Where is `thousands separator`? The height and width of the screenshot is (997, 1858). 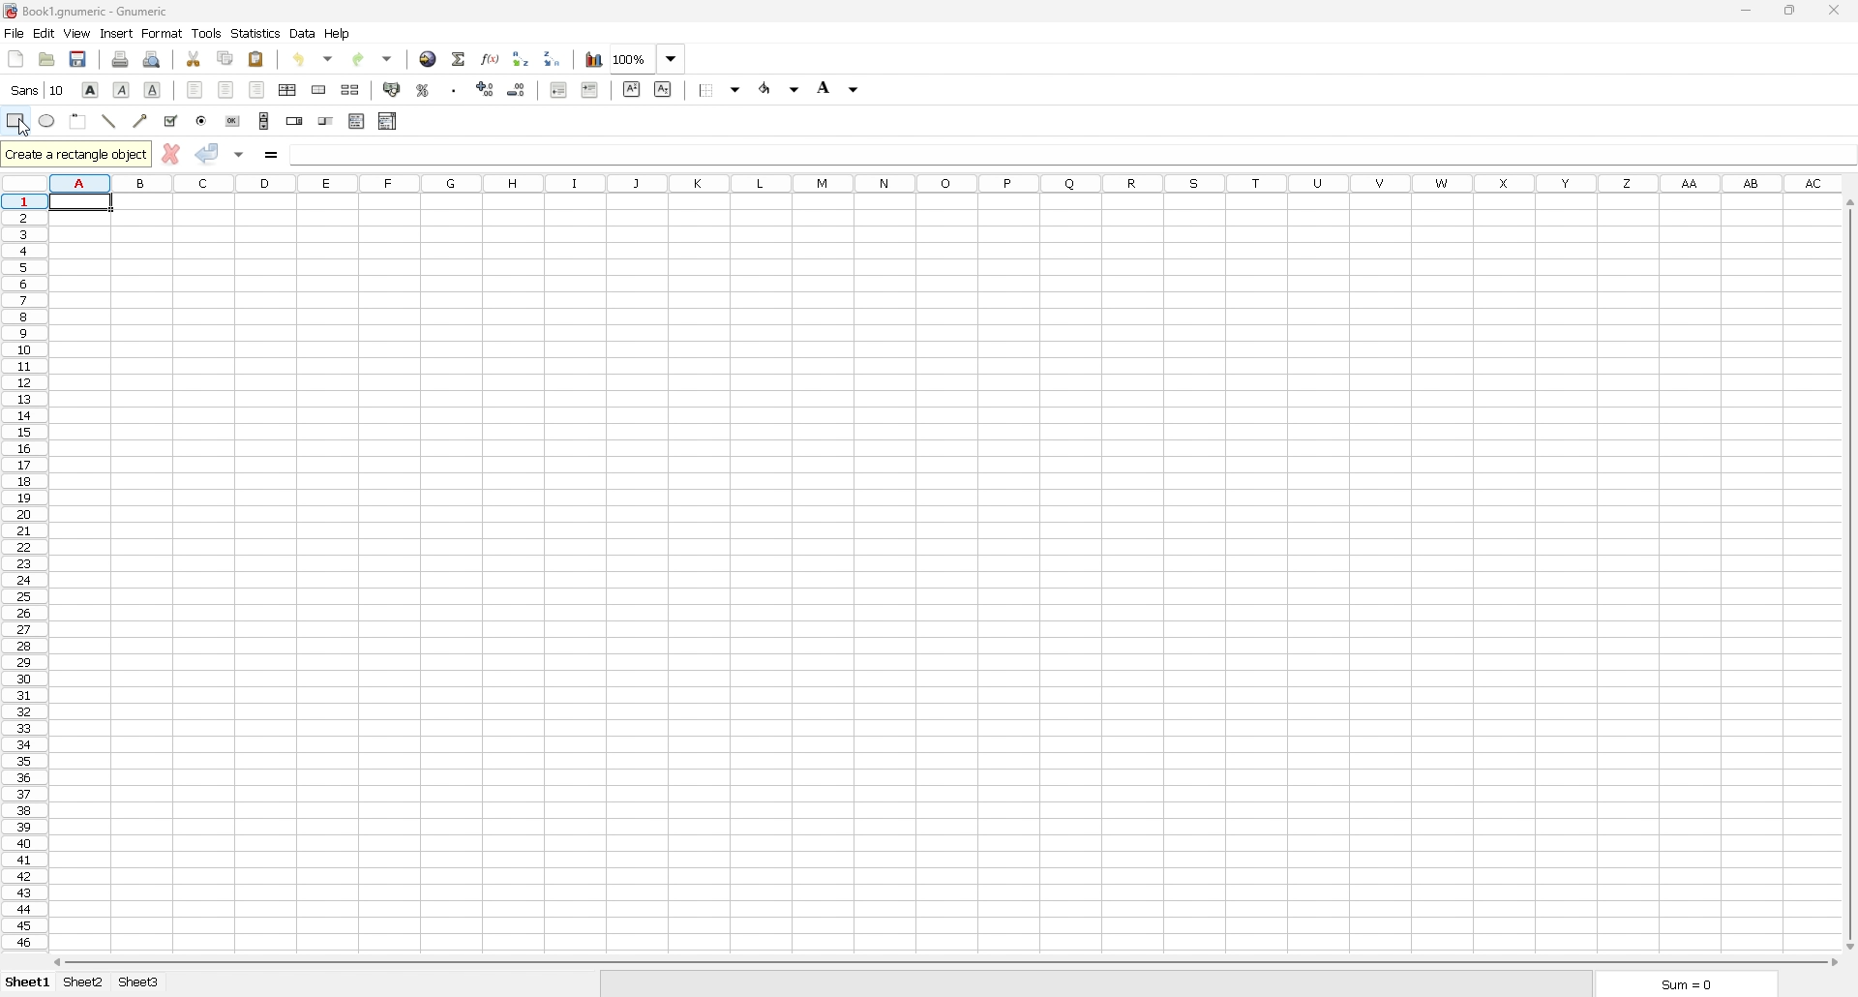 thousands separator is located at coordinates (455, 88).